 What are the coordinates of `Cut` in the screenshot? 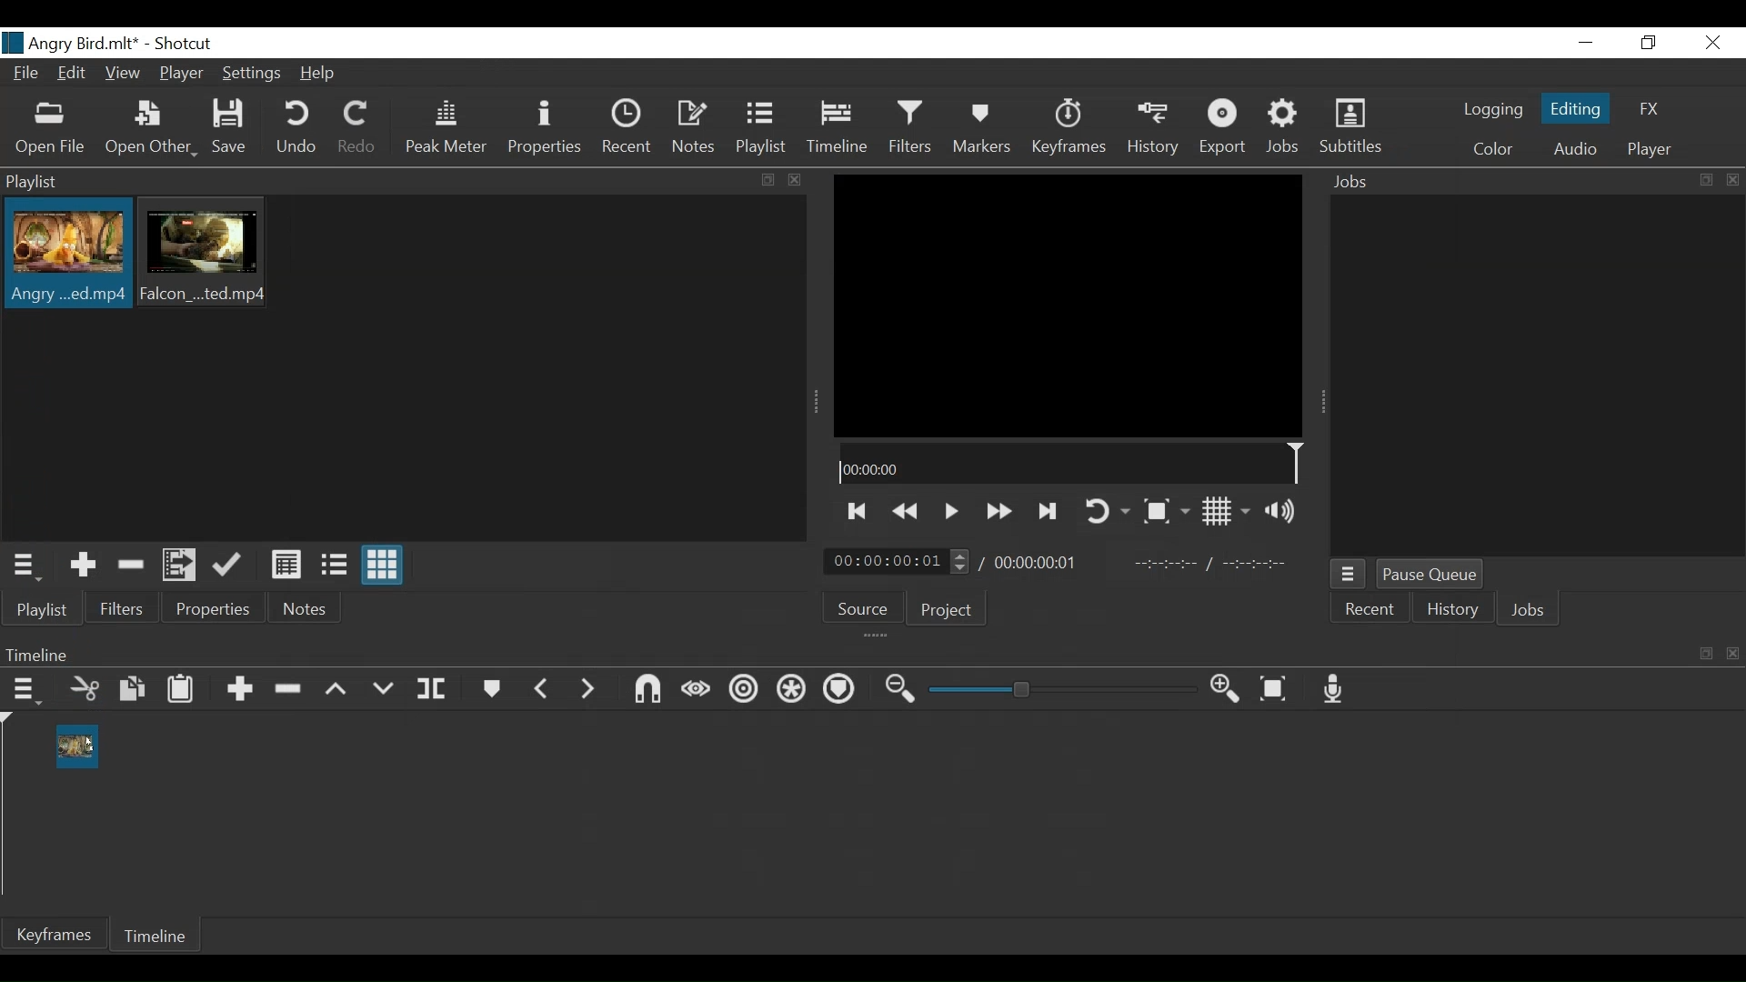 It's located at (85, 688).